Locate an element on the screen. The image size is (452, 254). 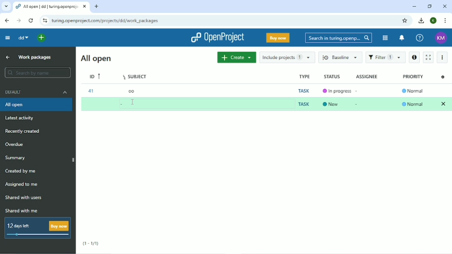
Shared with me is located at coordinates (21, 211).